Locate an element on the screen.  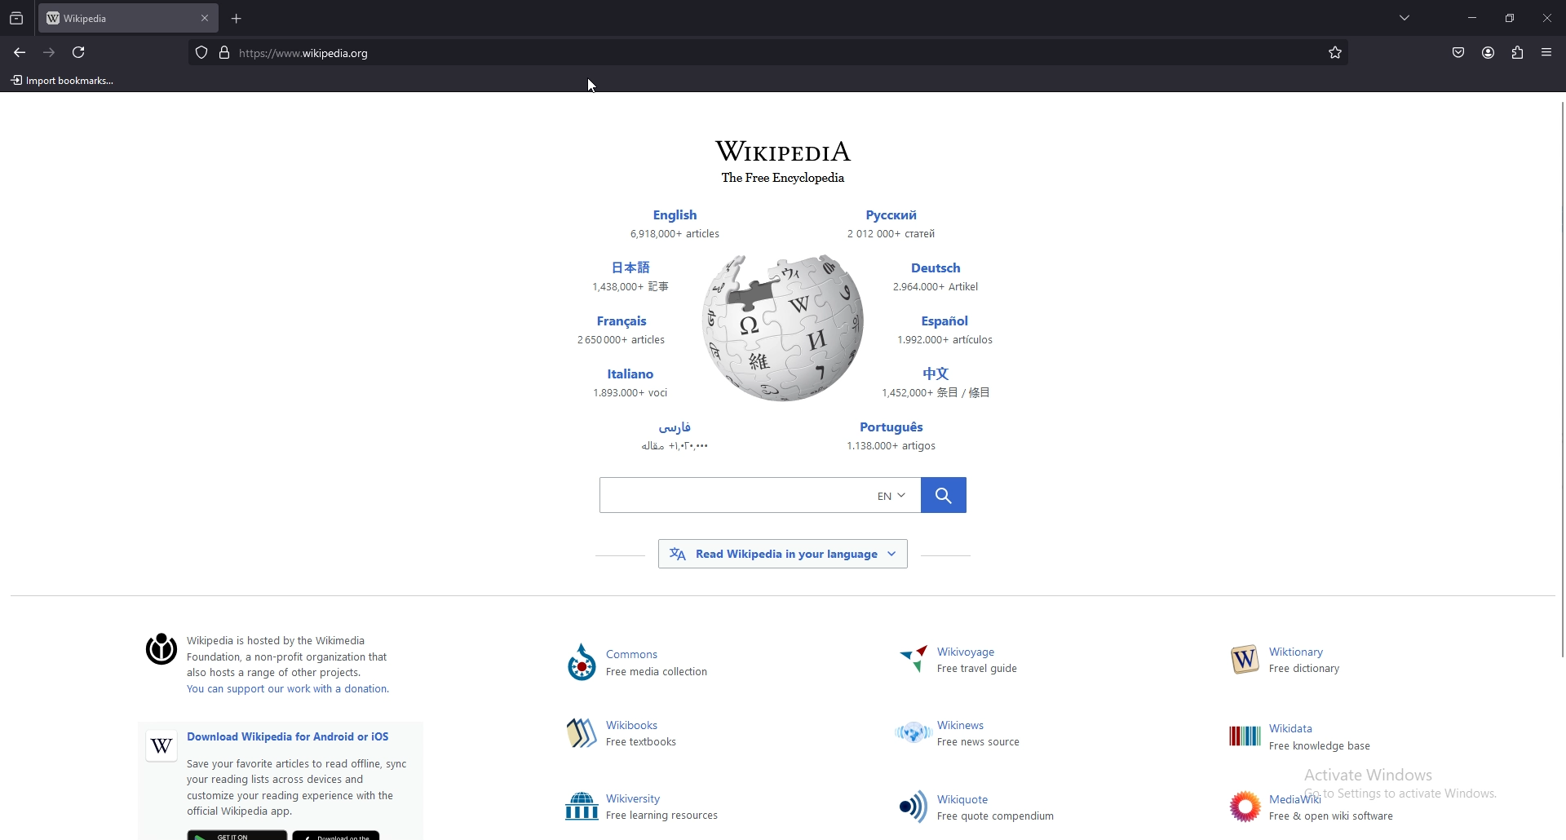
 is located at coordinates (1000, 809).